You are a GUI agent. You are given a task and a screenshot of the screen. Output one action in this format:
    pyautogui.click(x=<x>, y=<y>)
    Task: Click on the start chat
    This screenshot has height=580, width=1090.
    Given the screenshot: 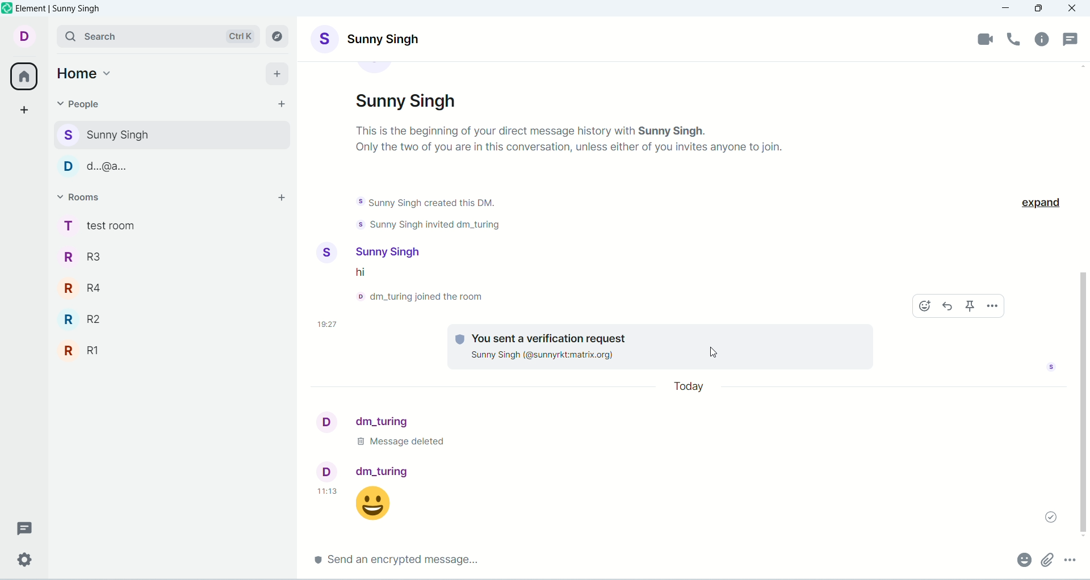 What is the action you would take?
    pyautogui.click(x=279, y=104)
    